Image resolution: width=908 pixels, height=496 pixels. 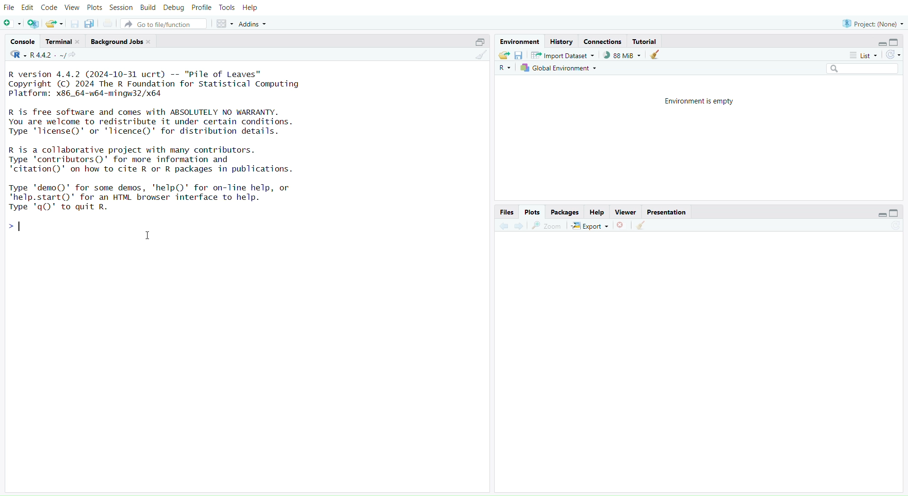 I want to click on environment is empty, so click(x=697, y=103).